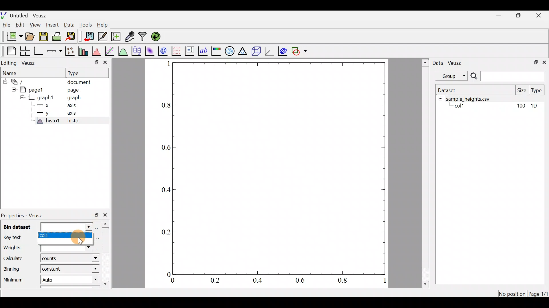 The image size is (549, 308). What do you see at coordinates (51, 260) in the screenshot?
I see `counts` at bounding box center [51, 260].